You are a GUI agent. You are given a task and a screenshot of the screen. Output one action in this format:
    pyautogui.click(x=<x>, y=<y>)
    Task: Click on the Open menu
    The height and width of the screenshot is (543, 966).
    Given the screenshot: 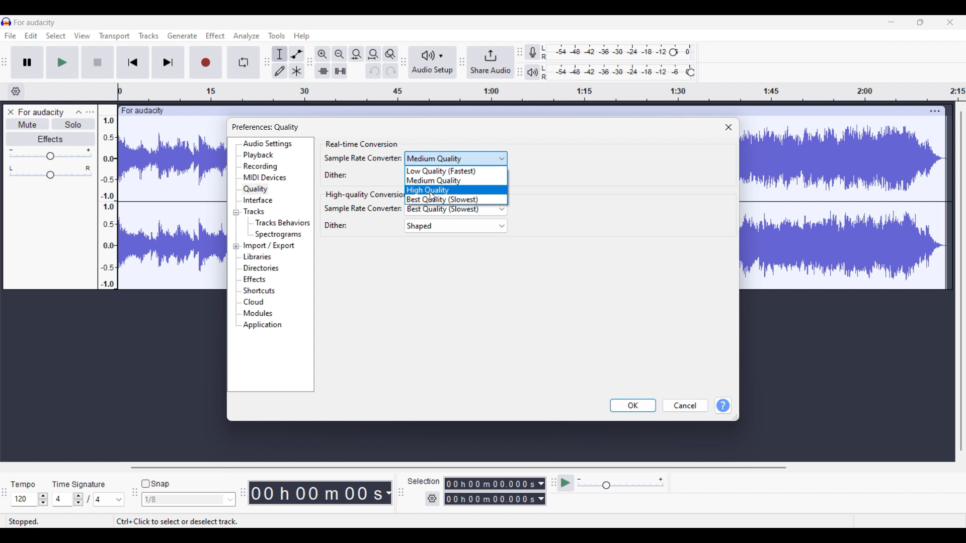 What is the action you would take?
    pyautogui.click(x=90, y=112)
    